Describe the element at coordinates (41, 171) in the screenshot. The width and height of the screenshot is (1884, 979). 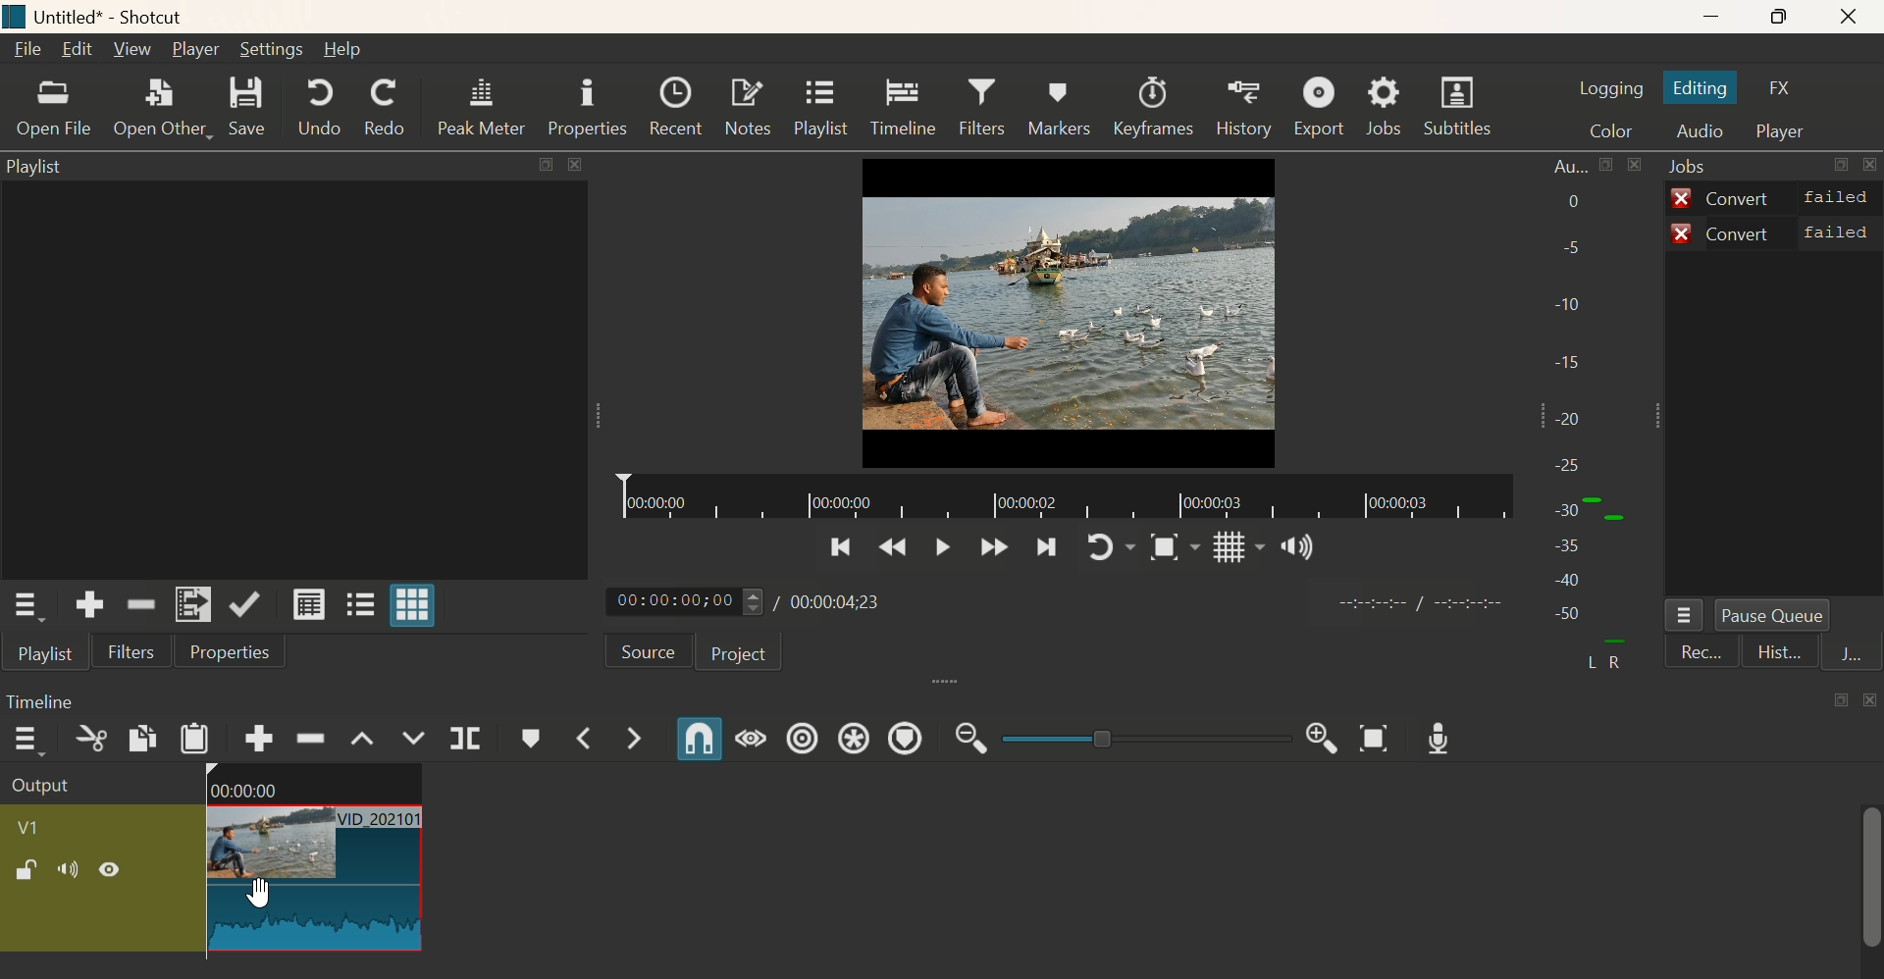
I see `Playlist` at that location.